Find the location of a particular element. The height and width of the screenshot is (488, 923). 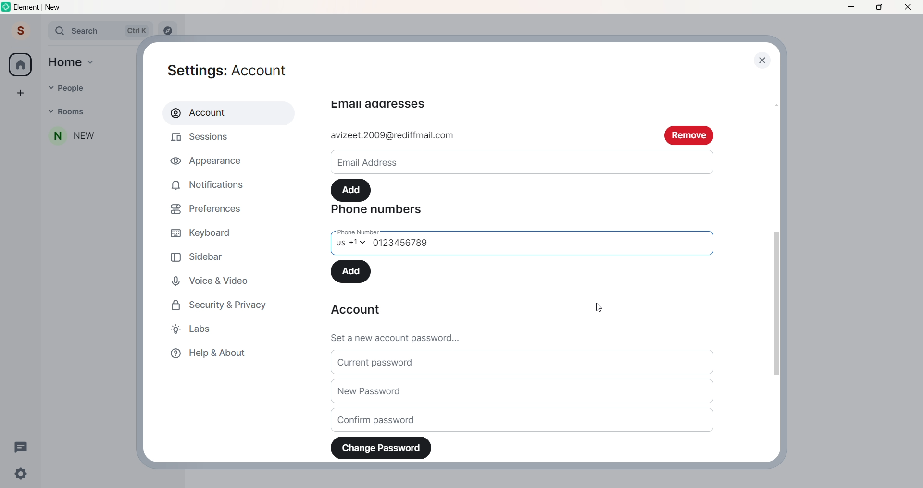

Notifications is located at coordinates (212, 183).